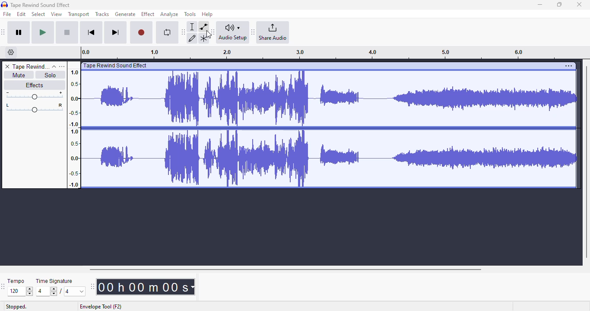  Describe the element at coordinates (273, 32) in the screenshot. I see `share audio` at that location.